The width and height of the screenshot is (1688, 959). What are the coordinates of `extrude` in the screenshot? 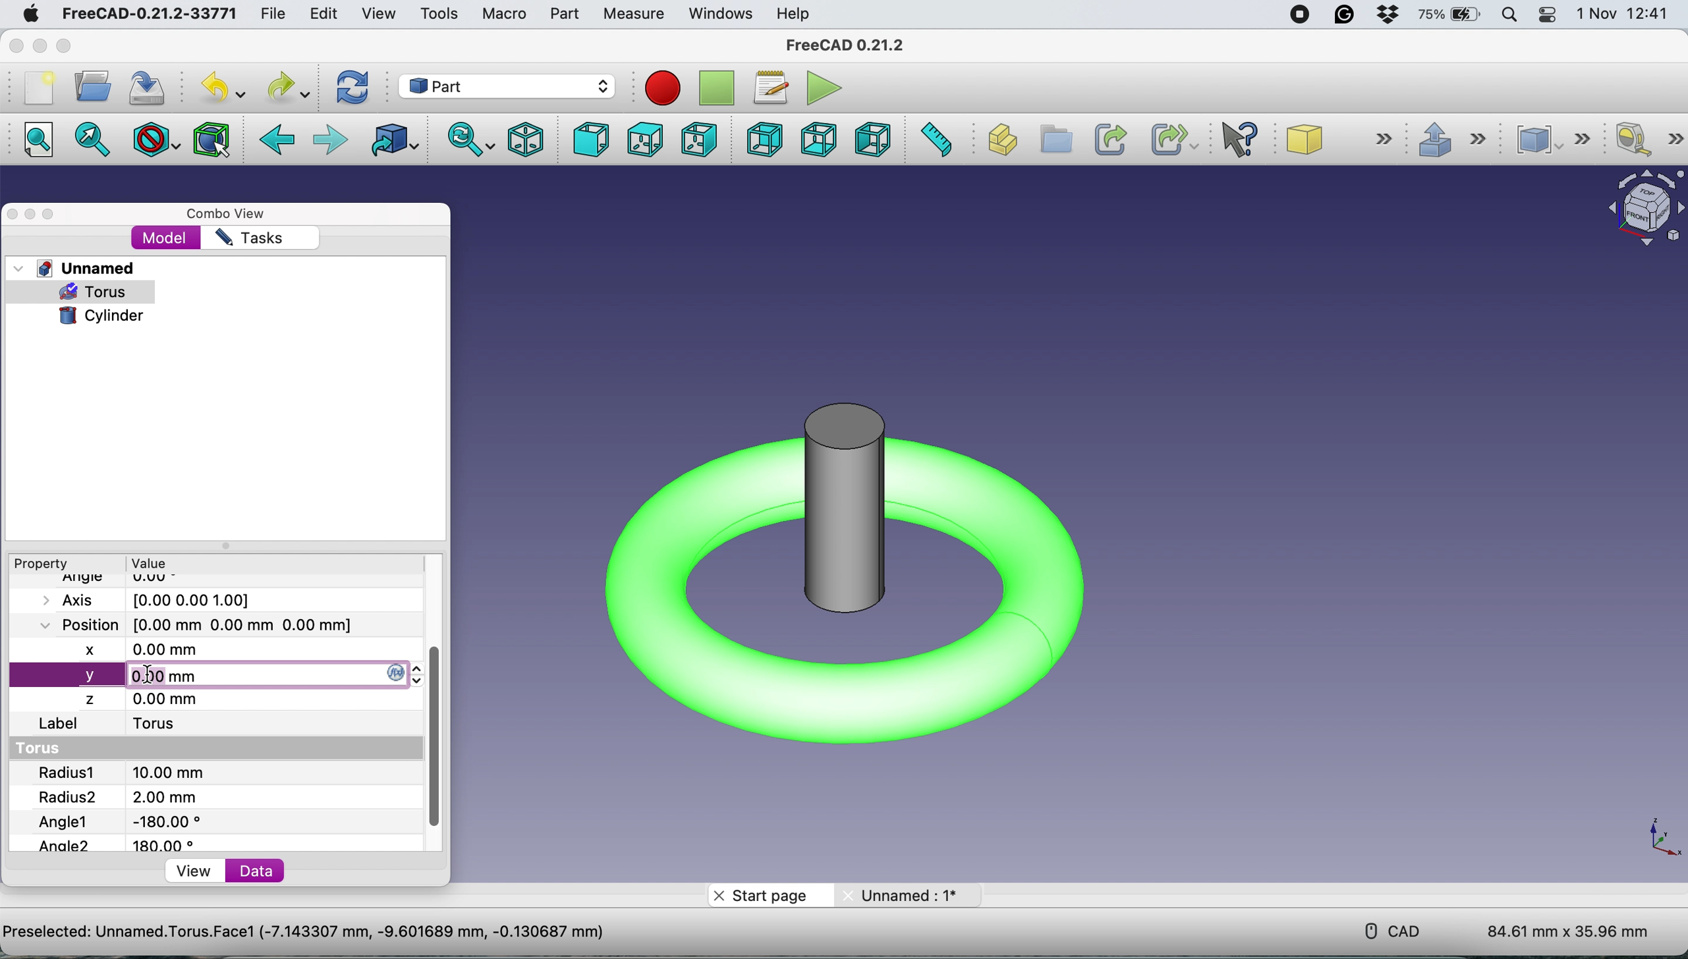 It's located at (1461, 144).